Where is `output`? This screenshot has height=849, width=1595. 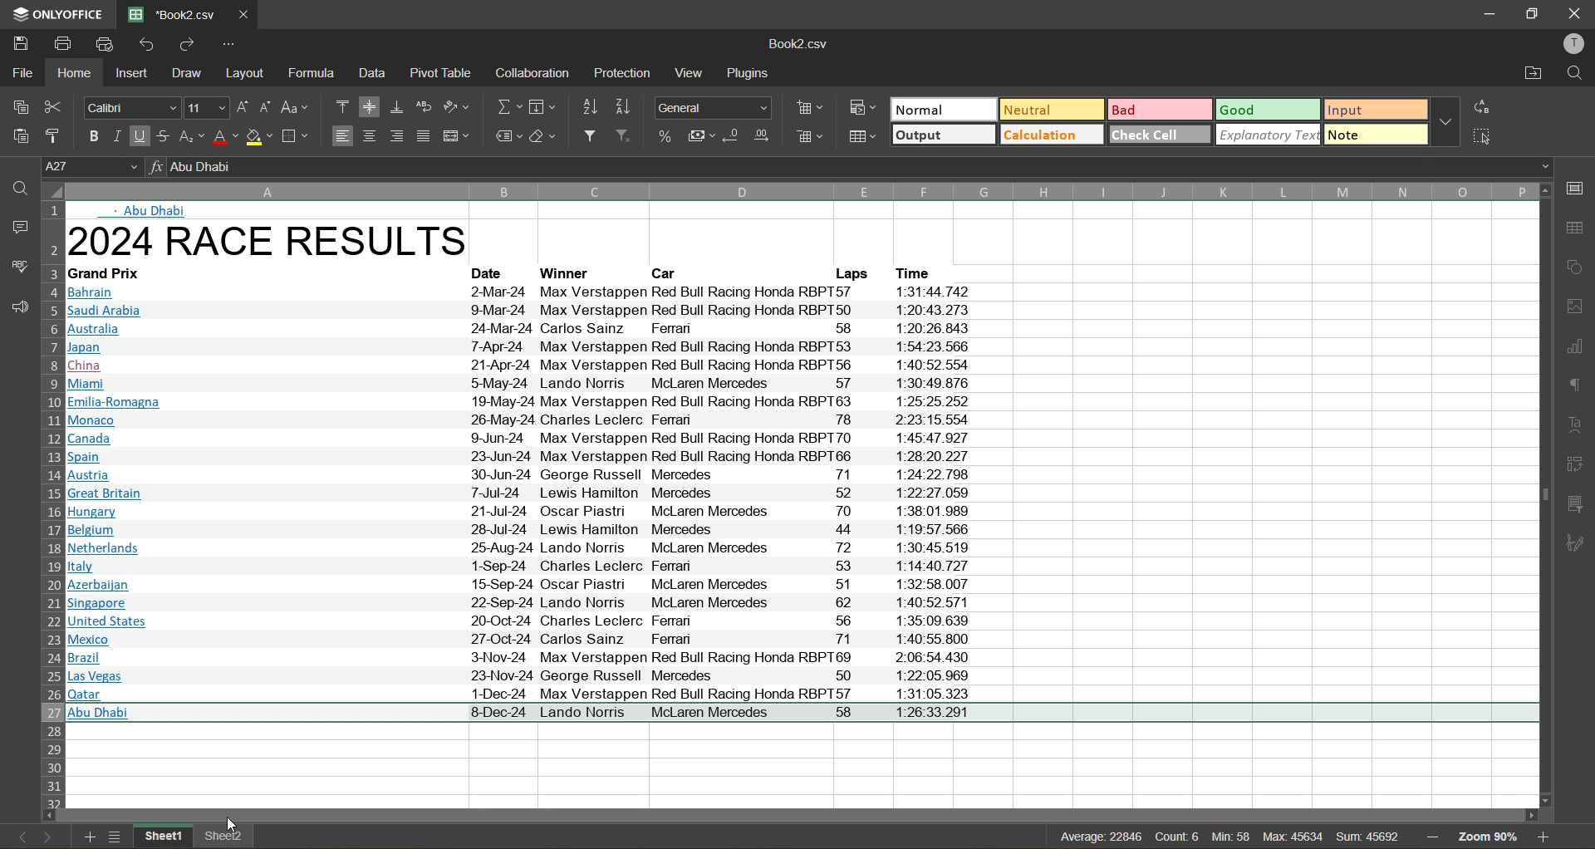
output is located at coordinates (944, 136).